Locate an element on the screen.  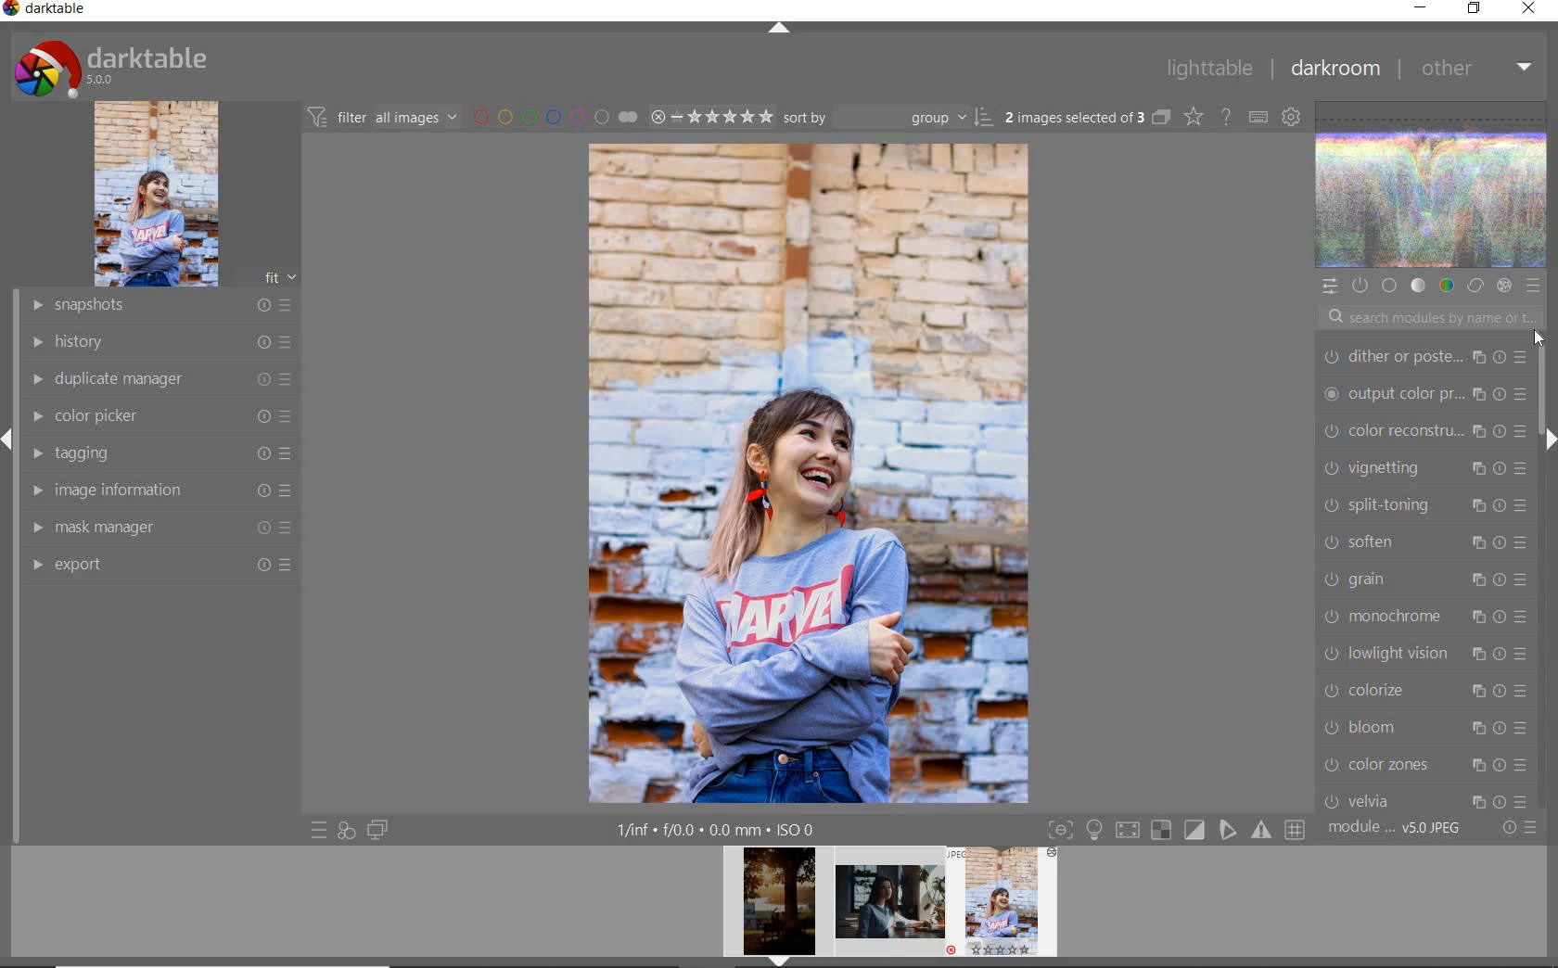
search modules is located at coordinates (1426, 320).